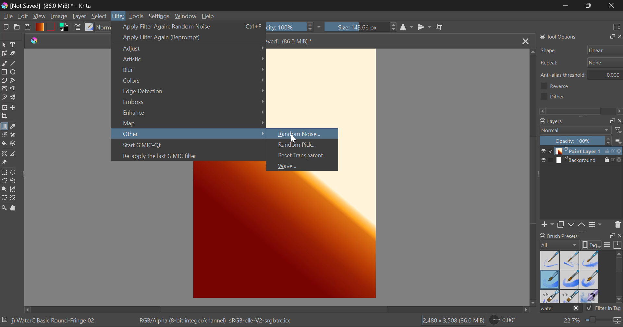 The width and height of the screenshot is (623, 327). What do you see at coordinates (619, 37) in the screenshot?
I see `close` at bounding box center [619, 37].